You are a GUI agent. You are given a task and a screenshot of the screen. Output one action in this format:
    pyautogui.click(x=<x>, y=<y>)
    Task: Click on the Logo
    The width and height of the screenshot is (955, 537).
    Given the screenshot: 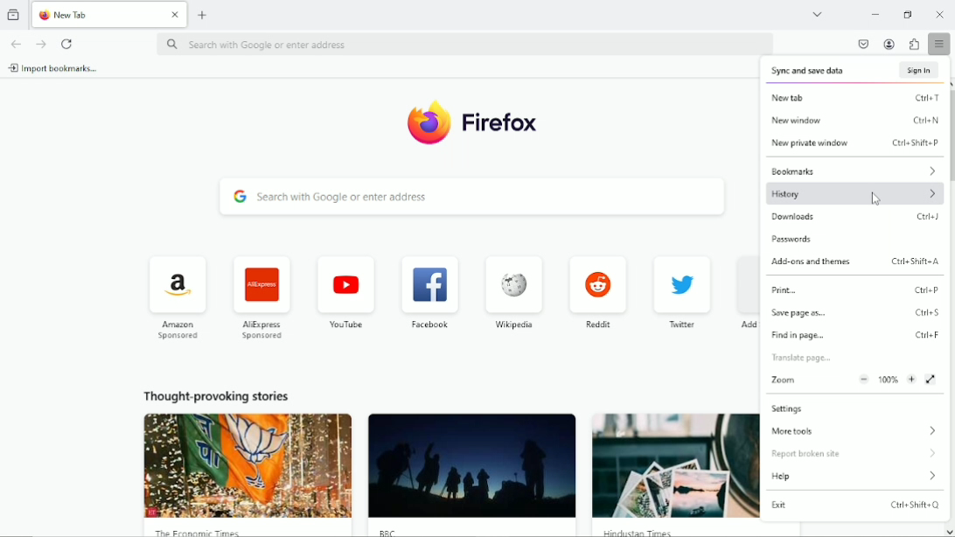 What is the action you would take?
    pyautogui.click(x=430, y=121)
    